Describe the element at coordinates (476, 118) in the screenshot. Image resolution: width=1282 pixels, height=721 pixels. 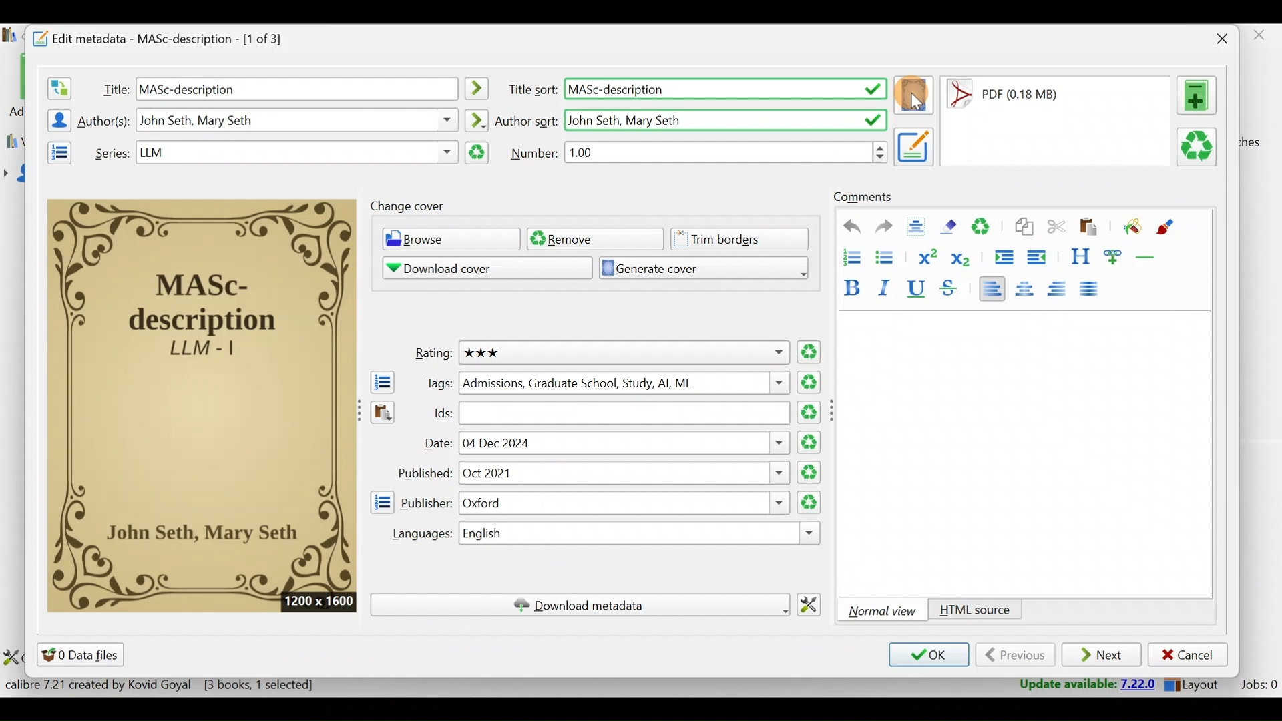
I see `Author sort` at that location.